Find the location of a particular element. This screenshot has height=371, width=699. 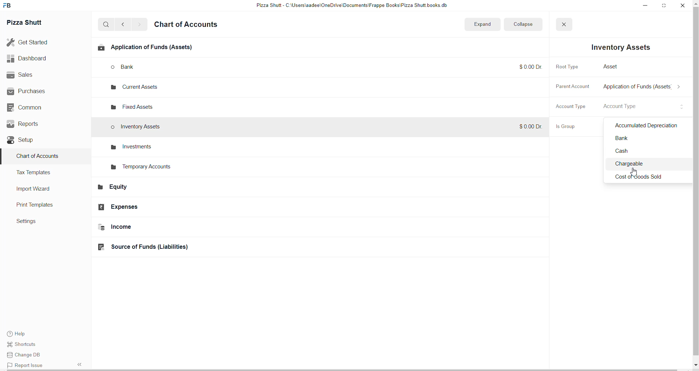

Applications of funds(Assets) is located at coordinates (148, 48).